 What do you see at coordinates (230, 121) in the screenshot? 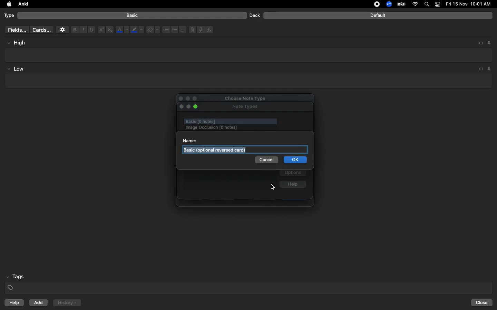
I see `Basic(0 notes)` at bounding box center [230, 121].